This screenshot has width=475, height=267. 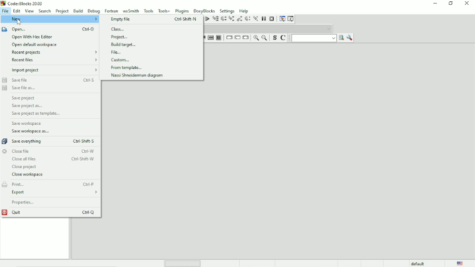 What do you see at coordinates (211, 38) in the screenshot?
I see `Counting loop` at bounding box center [211, 38].